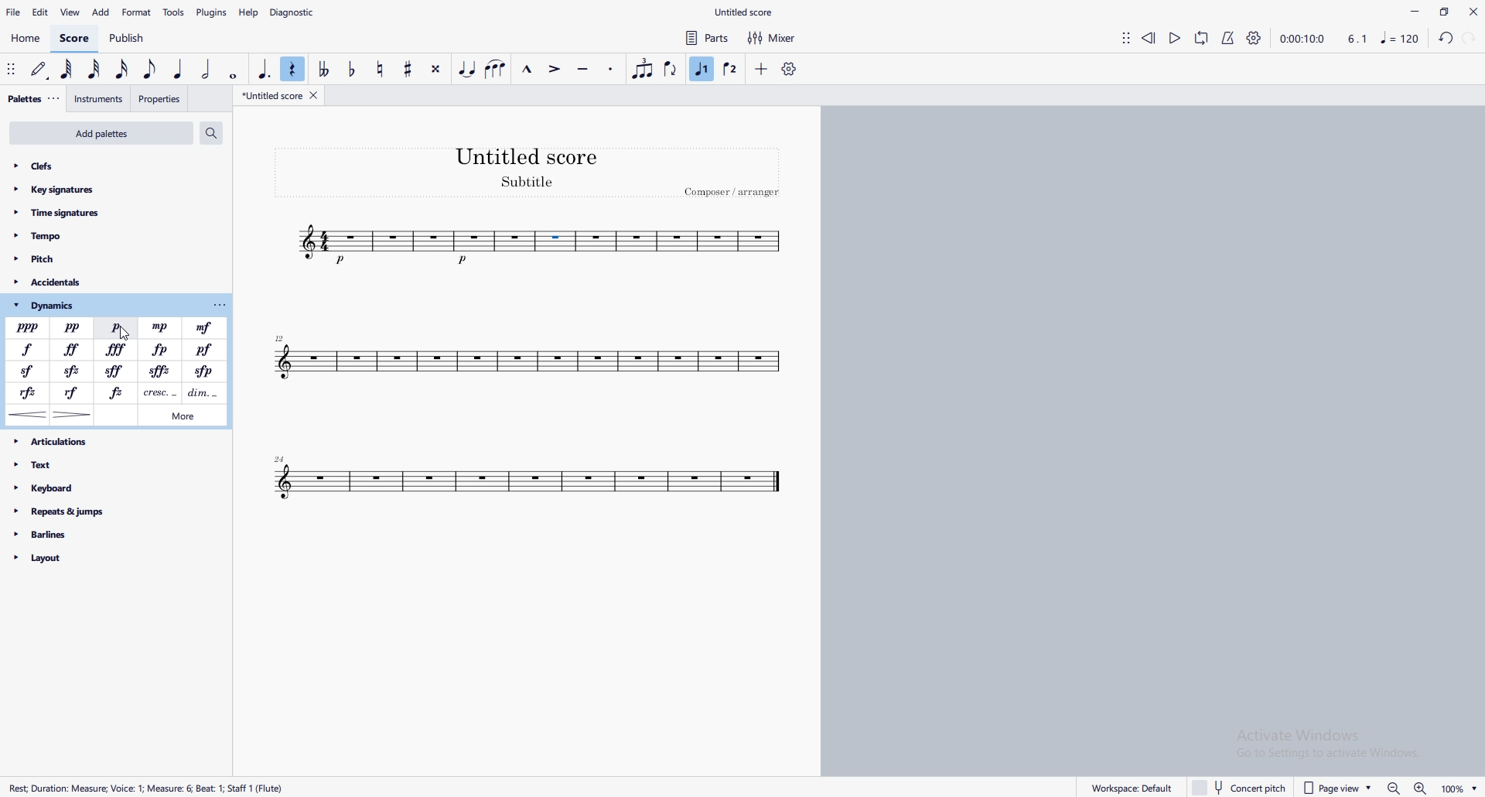 The image size is (1485, 797). What do you see at coordinates (354, 69) in the screenshot?
I see `toggle flat` at bounding box center [354, 69].